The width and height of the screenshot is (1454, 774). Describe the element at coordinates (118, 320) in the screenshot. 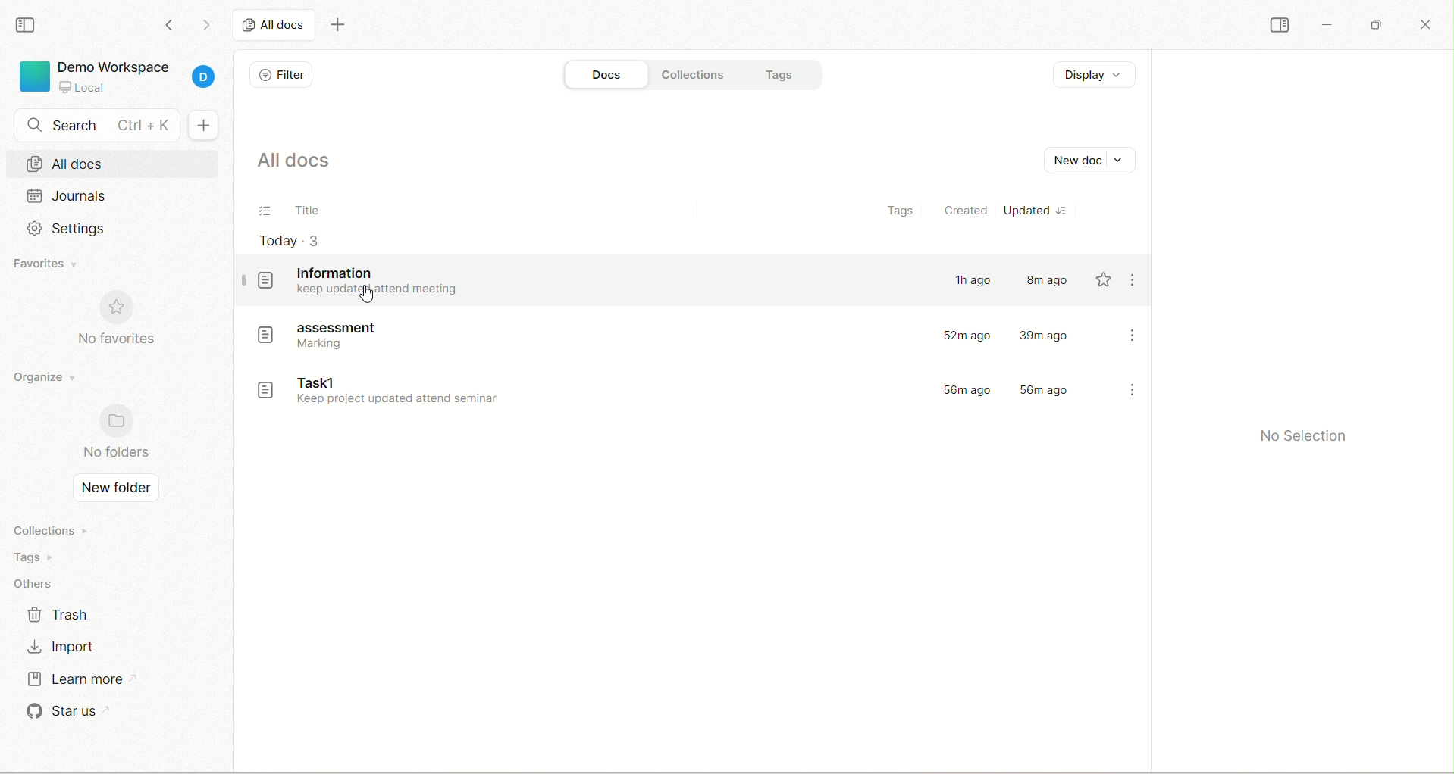

I see `no favorites` at that location.